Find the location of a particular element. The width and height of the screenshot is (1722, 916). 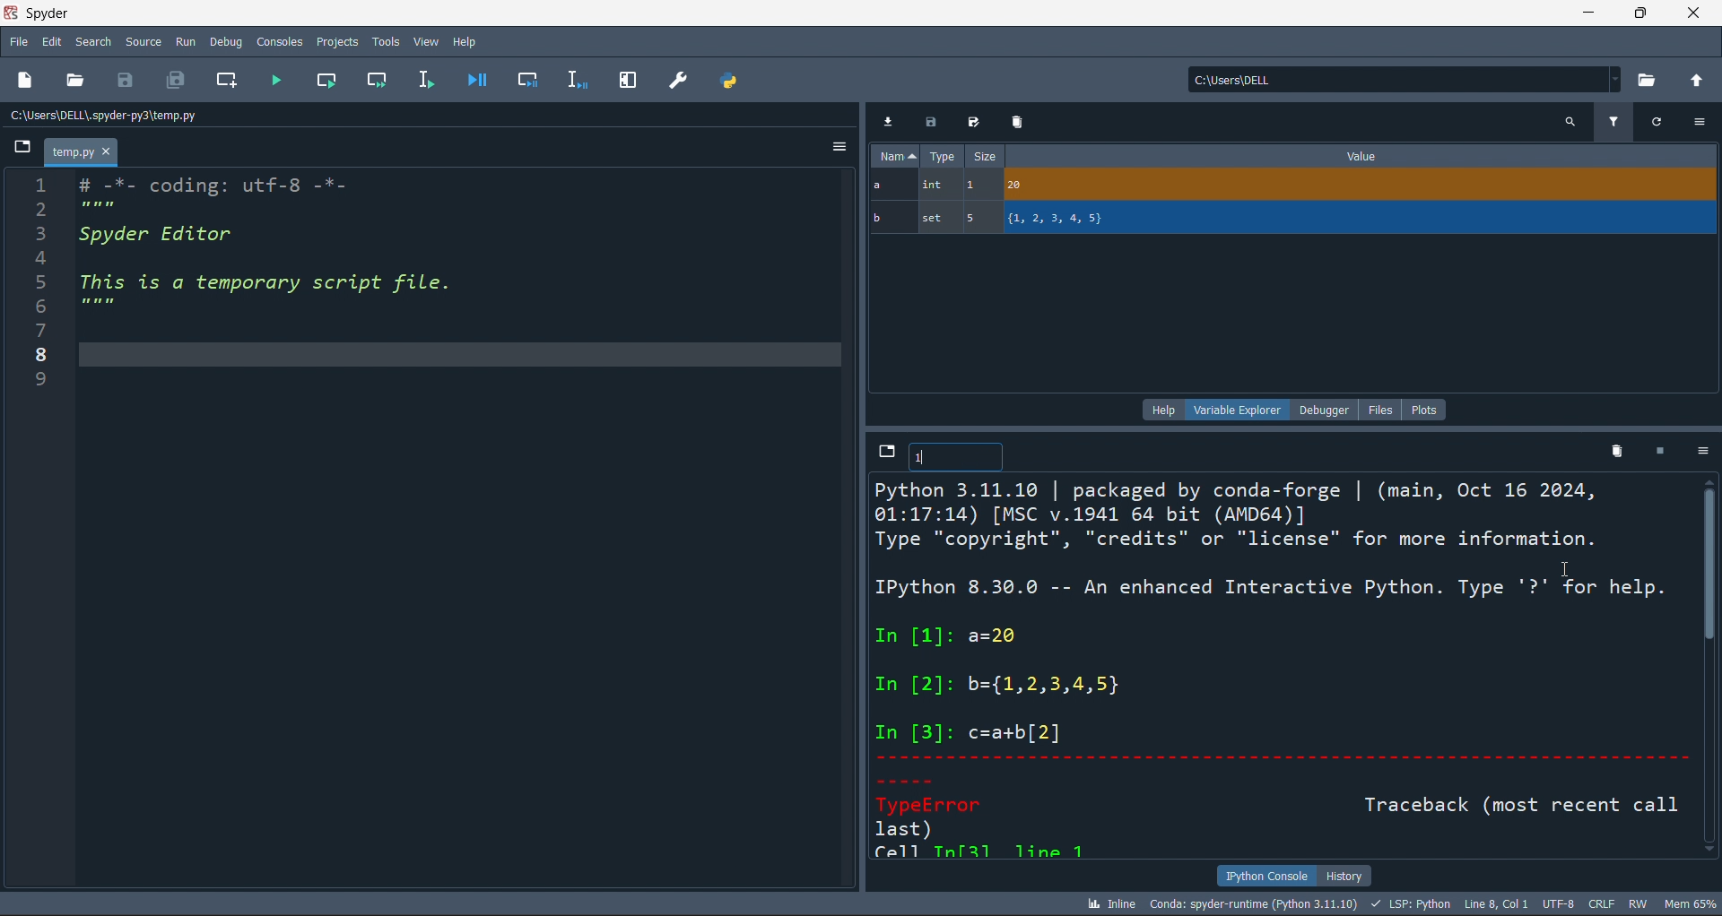

rw is located at coordinates (1637, 903).